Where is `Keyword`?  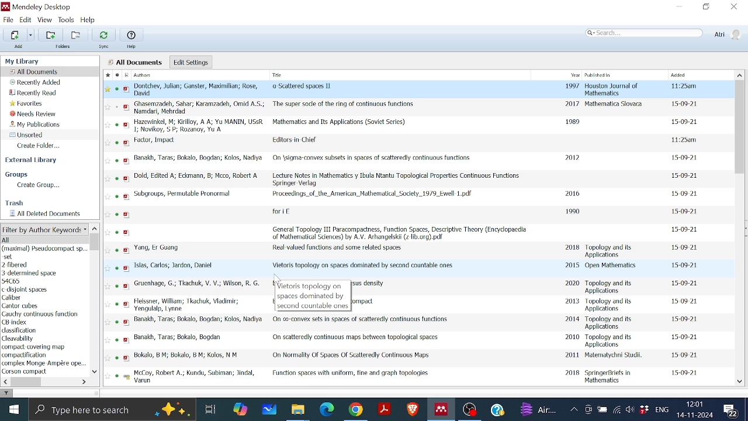 Keyword is located at coordinates (43, 249).